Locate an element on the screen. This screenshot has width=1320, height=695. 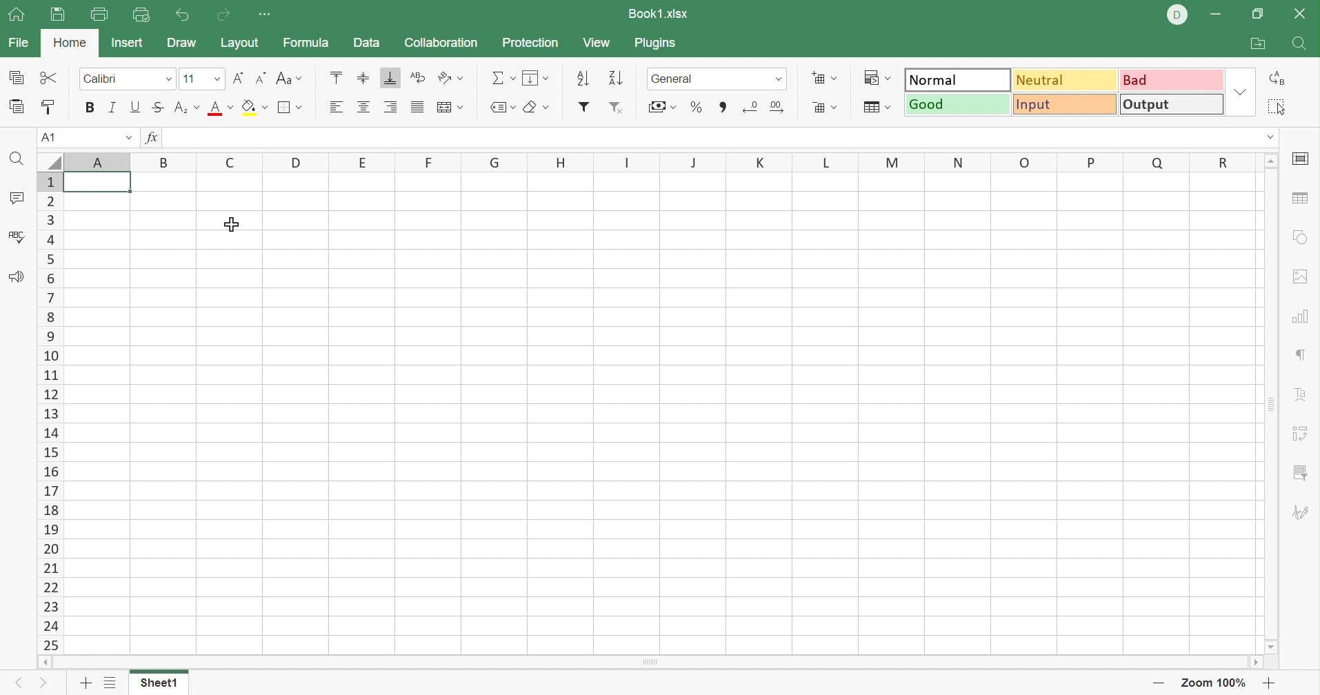
Protection is located at coordinates (528, 41).